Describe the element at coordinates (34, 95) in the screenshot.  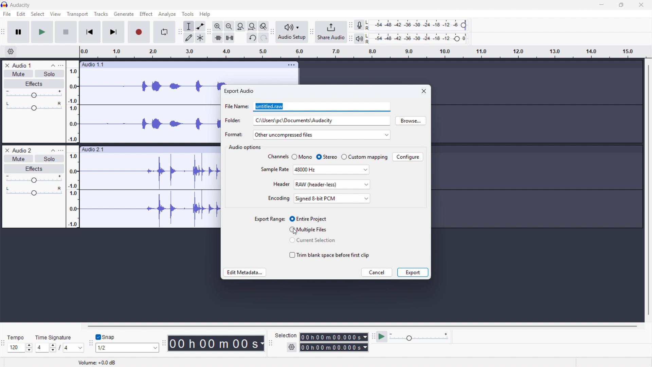
I see `Gain` at that location.